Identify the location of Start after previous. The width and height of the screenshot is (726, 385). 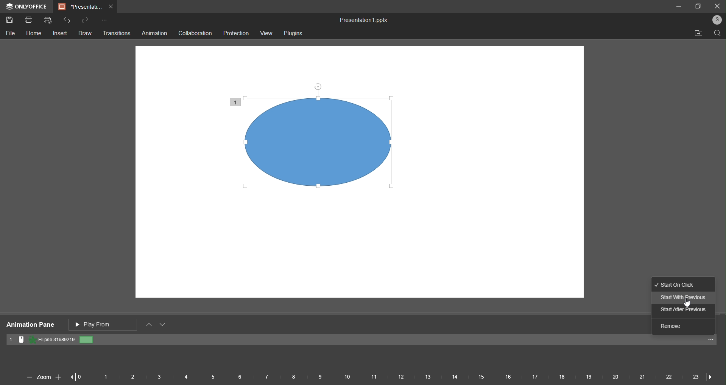
(682, 310).